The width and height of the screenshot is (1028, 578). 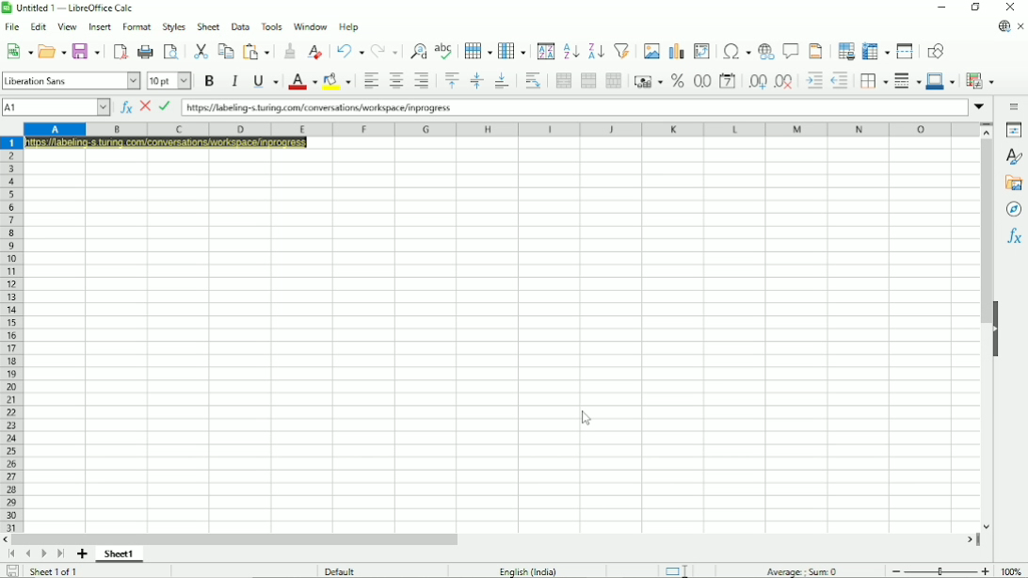 I want to click on View, so click(x=67, y=25).